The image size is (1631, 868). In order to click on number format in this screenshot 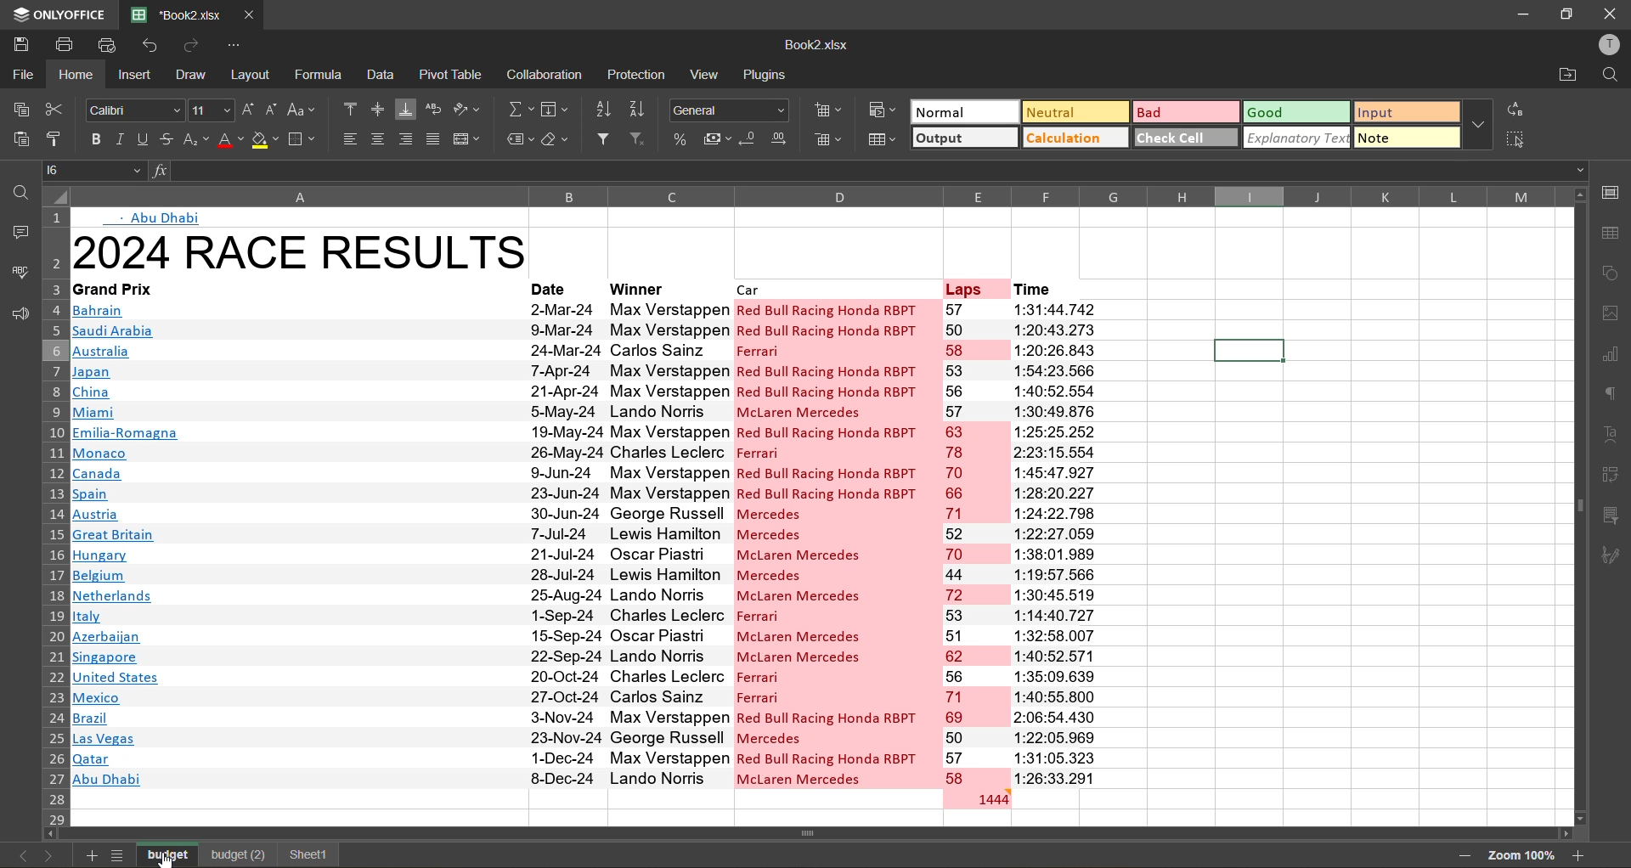, I will do `click(732, 109)`.